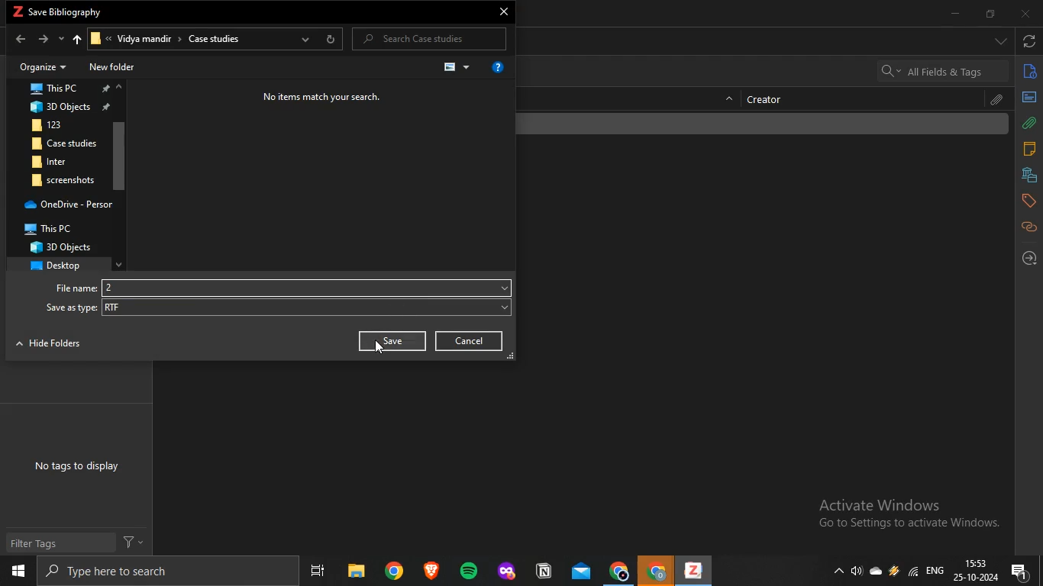  I want to click on 123, so click(60, 127).